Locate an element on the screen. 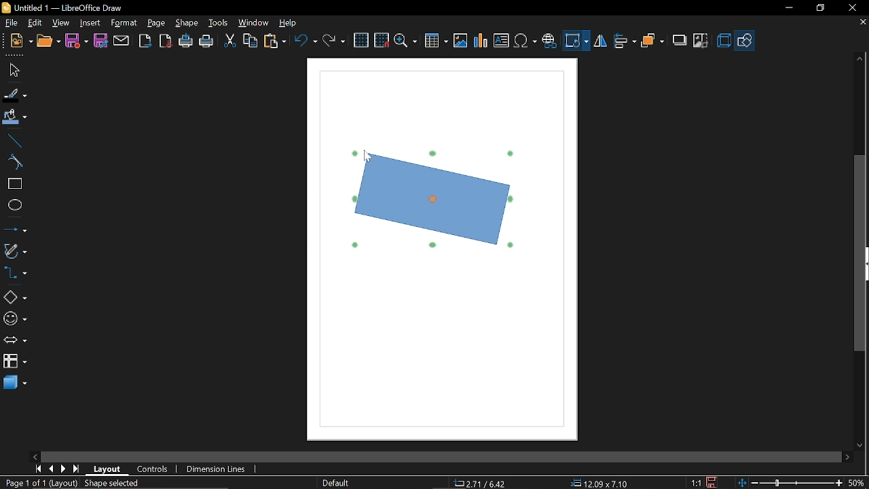  shape is located at coordinates (187, 24).